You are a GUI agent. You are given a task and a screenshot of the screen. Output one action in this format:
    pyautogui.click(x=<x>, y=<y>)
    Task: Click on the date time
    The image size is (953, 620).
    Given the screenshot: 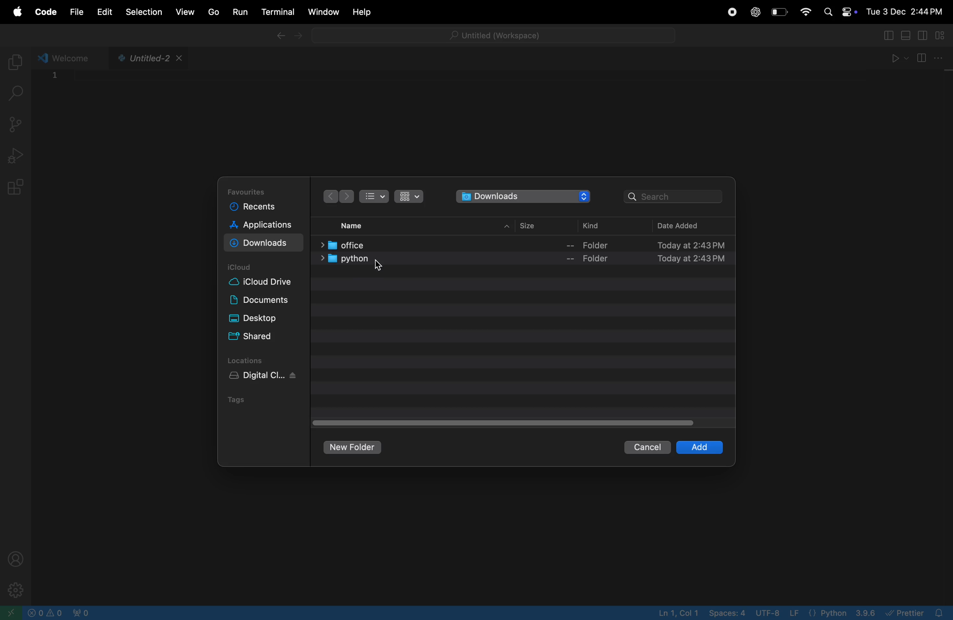 What is the action you would take?
    pyautogui.click(x=686, y=261)
    